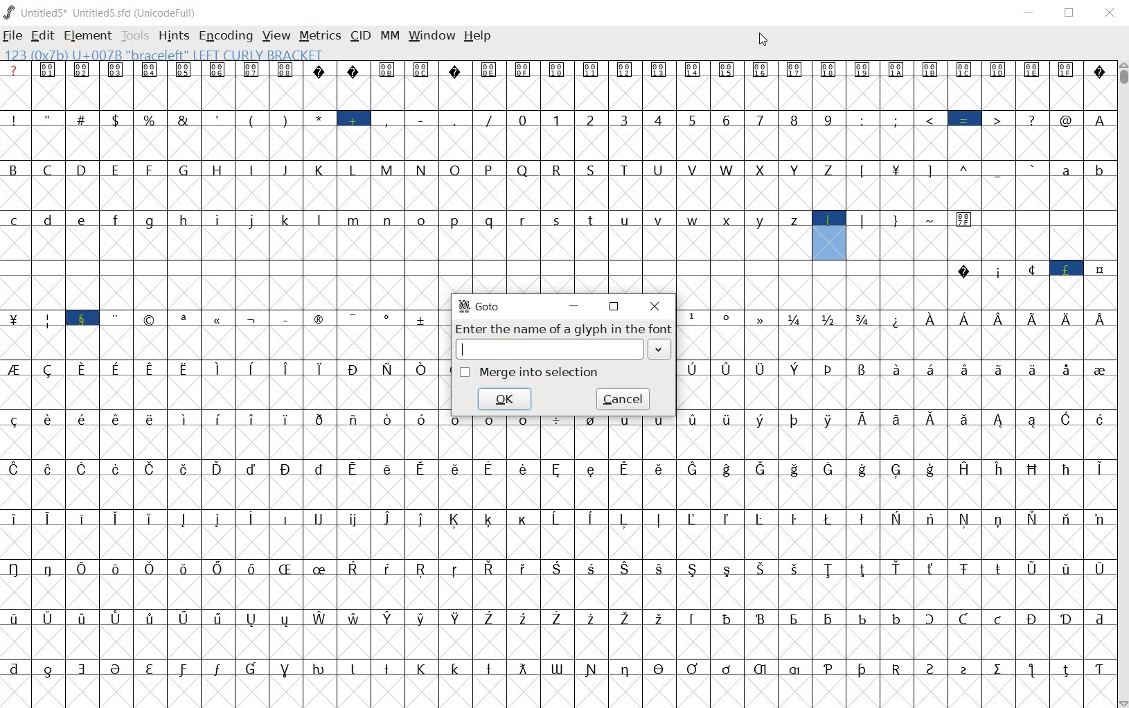 The image size is (1129, 708). What do you see at coordinates (360, 36) in the screenshot?
I see `CID` at bounding box center [360, 36].